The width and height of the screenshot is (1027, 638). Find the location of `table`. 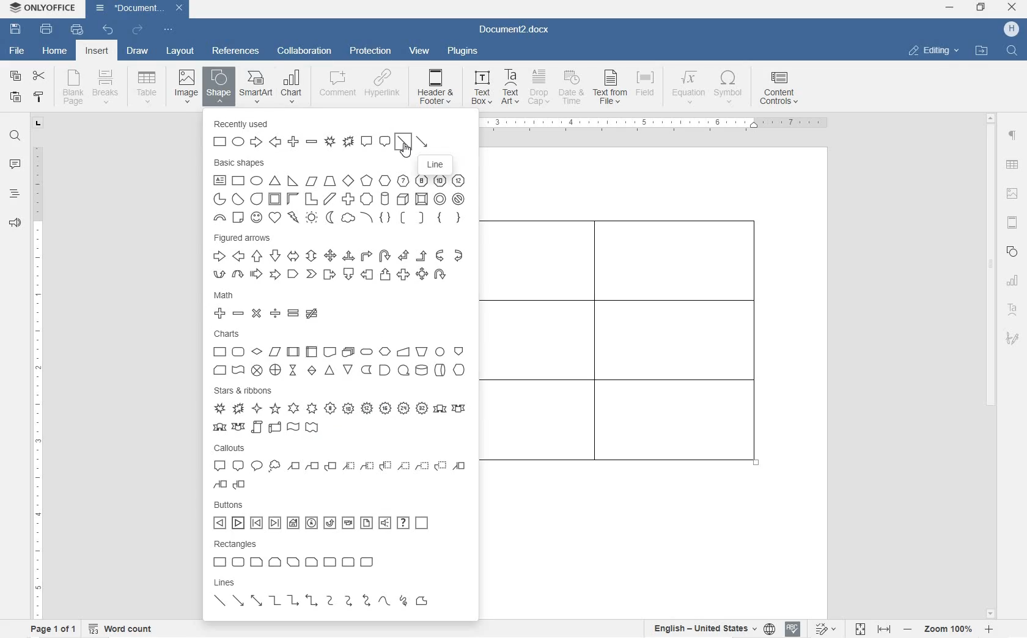

table is located at coordinates (1012, 166).